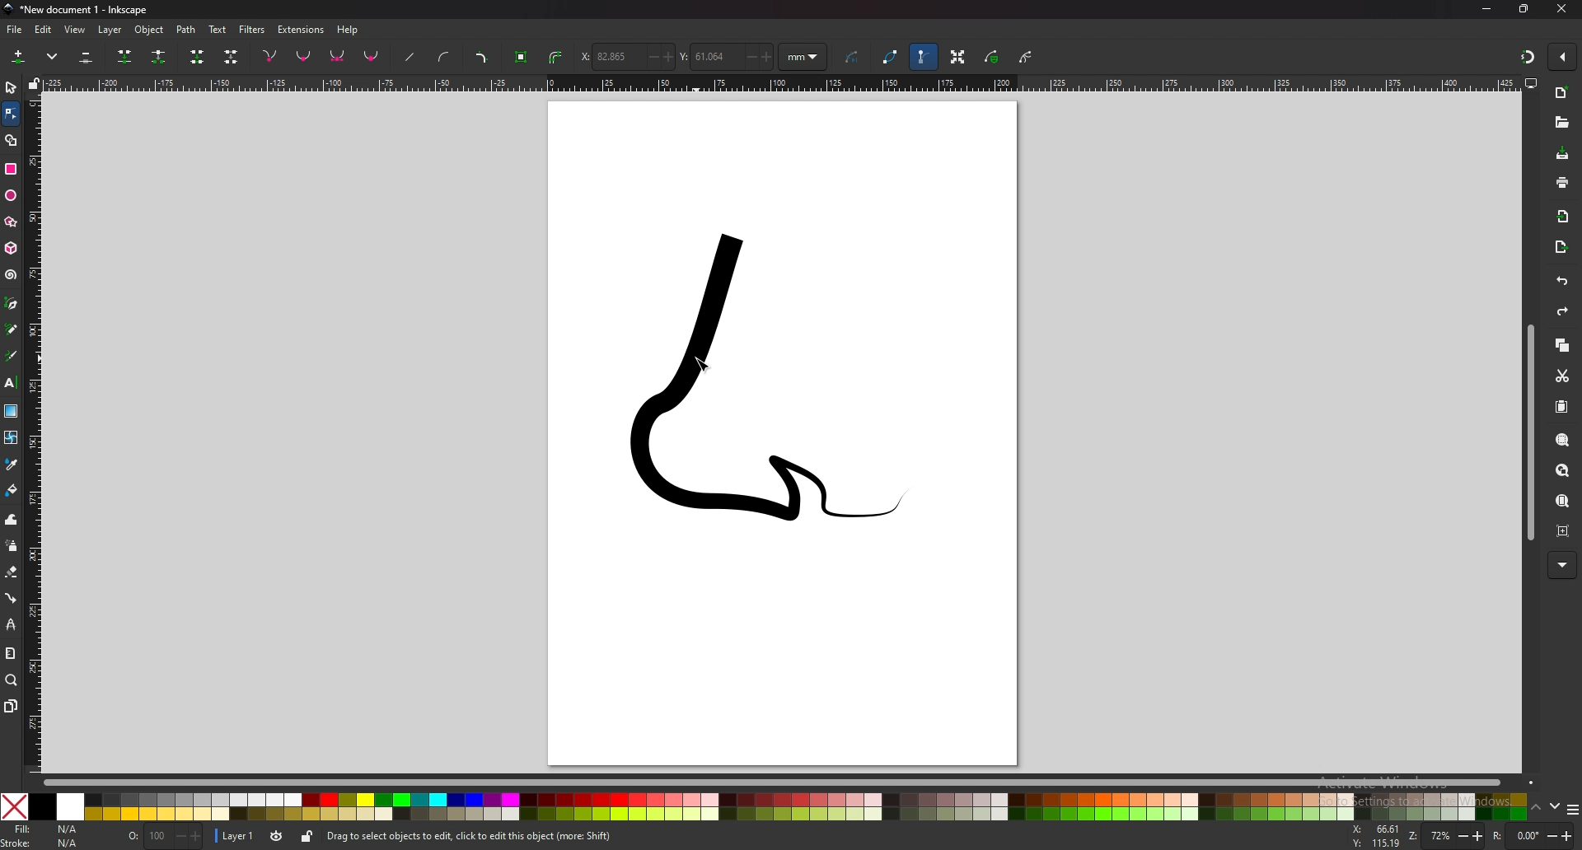  I want to click on calligraphy, so click(12, 357).